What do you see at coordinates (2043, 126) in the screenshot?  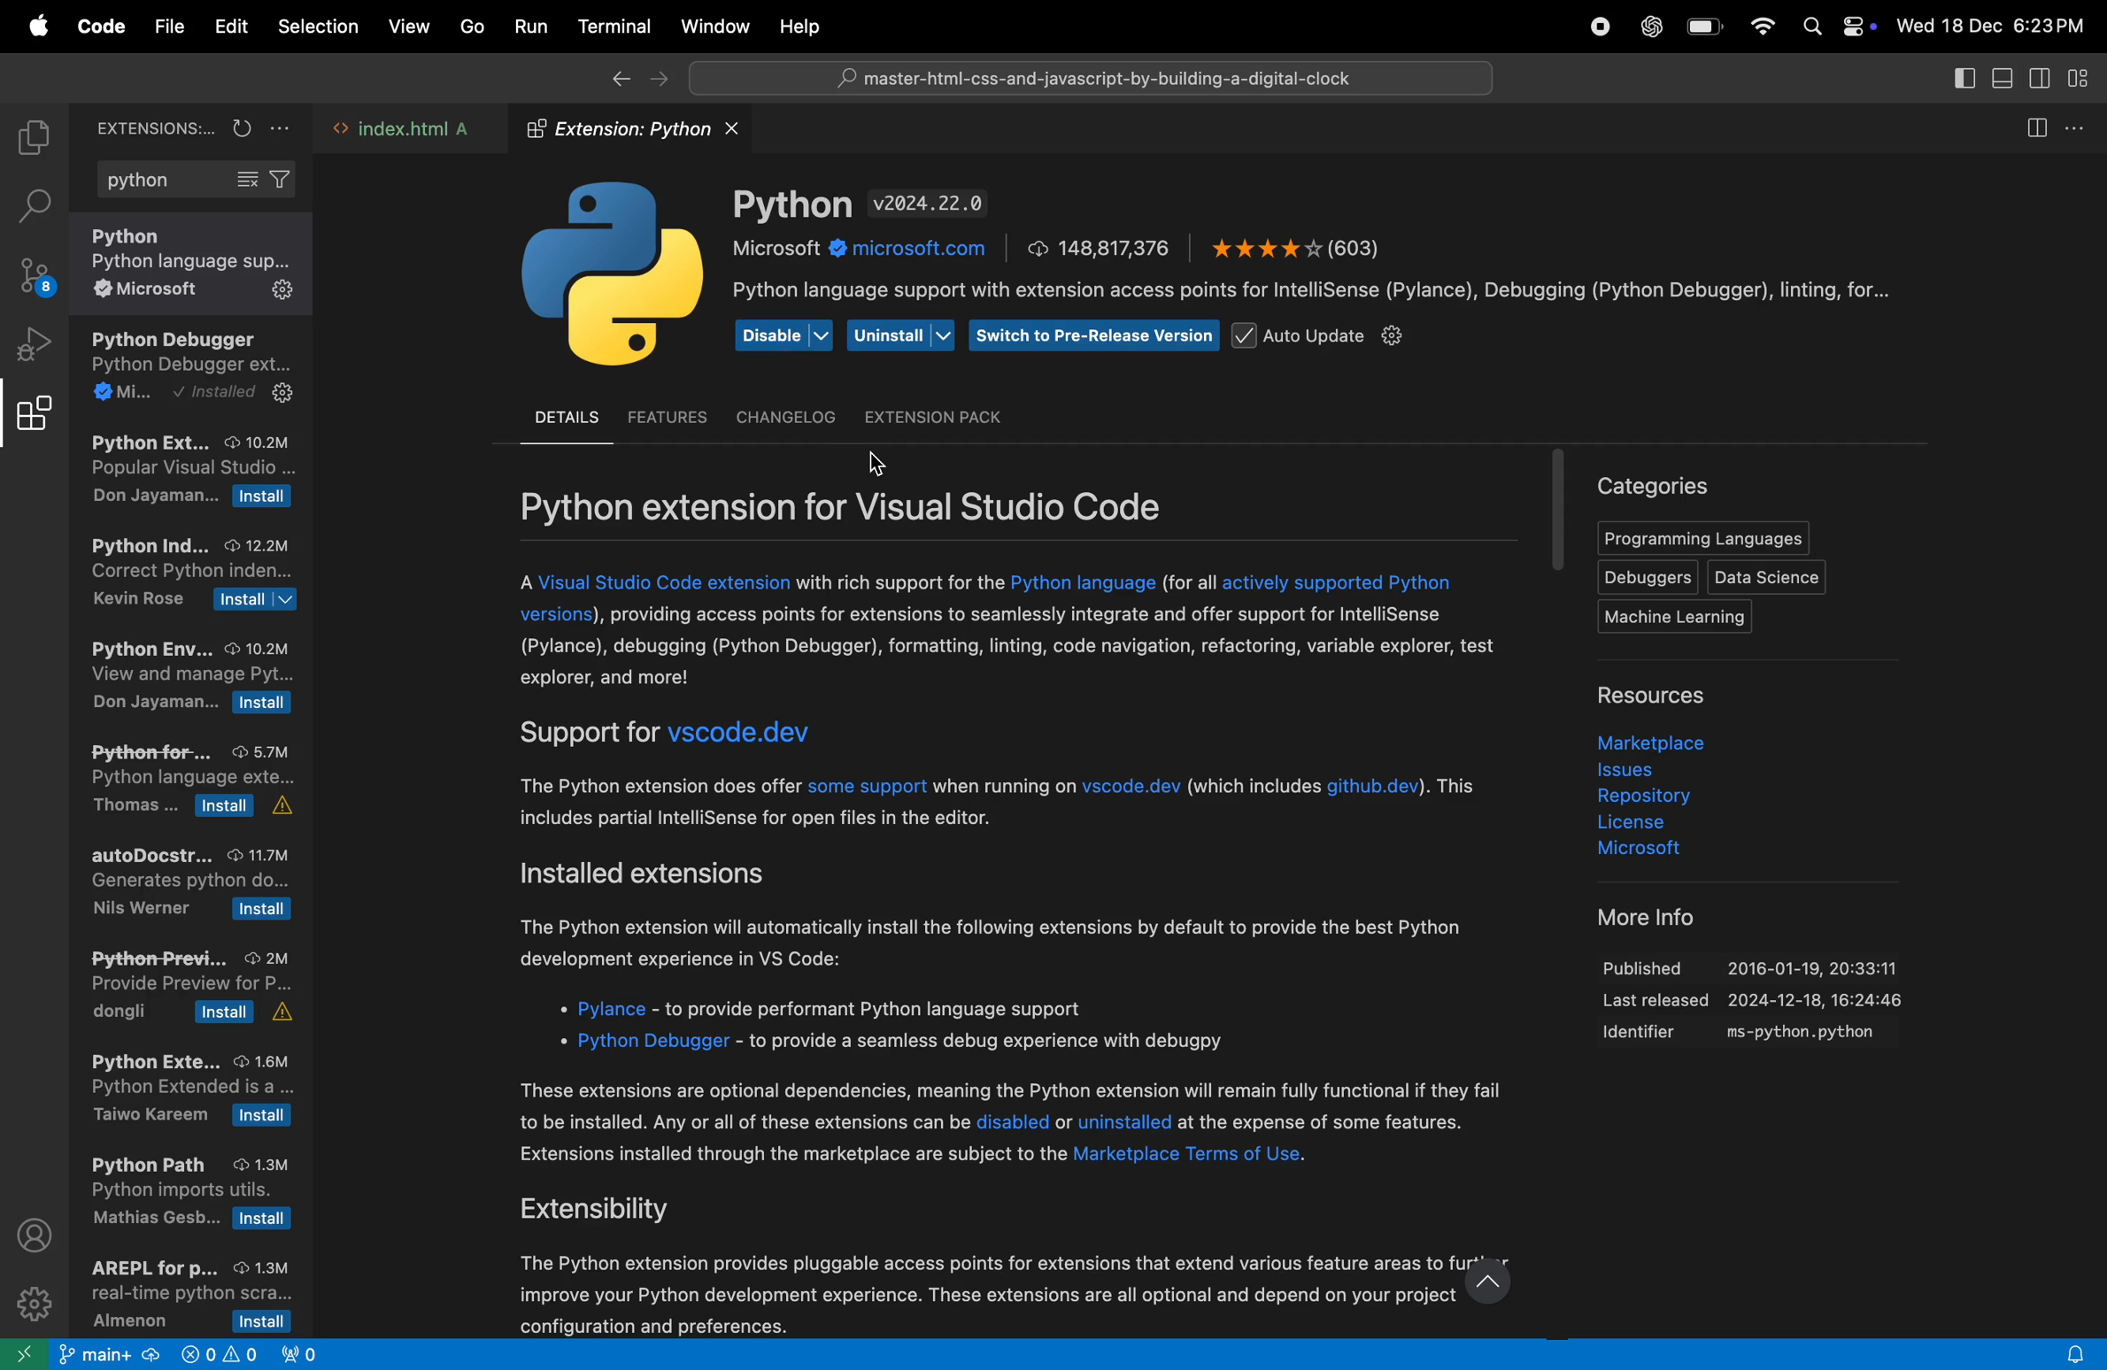 I see `split editor` at bounding box center [2043, 126].